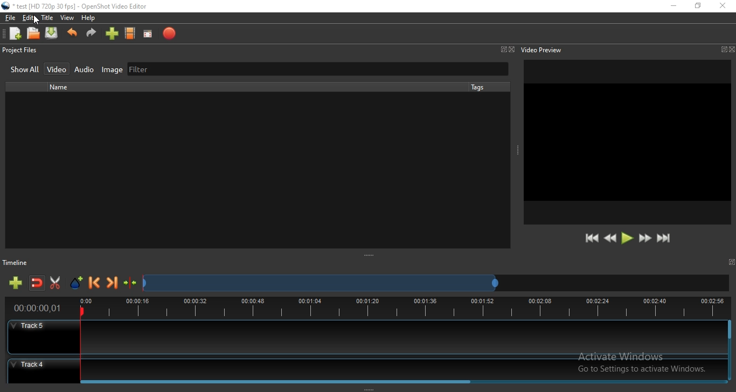 The height and width of the screenshot is (392, 736). I want to click on Track, so click(366, 338).